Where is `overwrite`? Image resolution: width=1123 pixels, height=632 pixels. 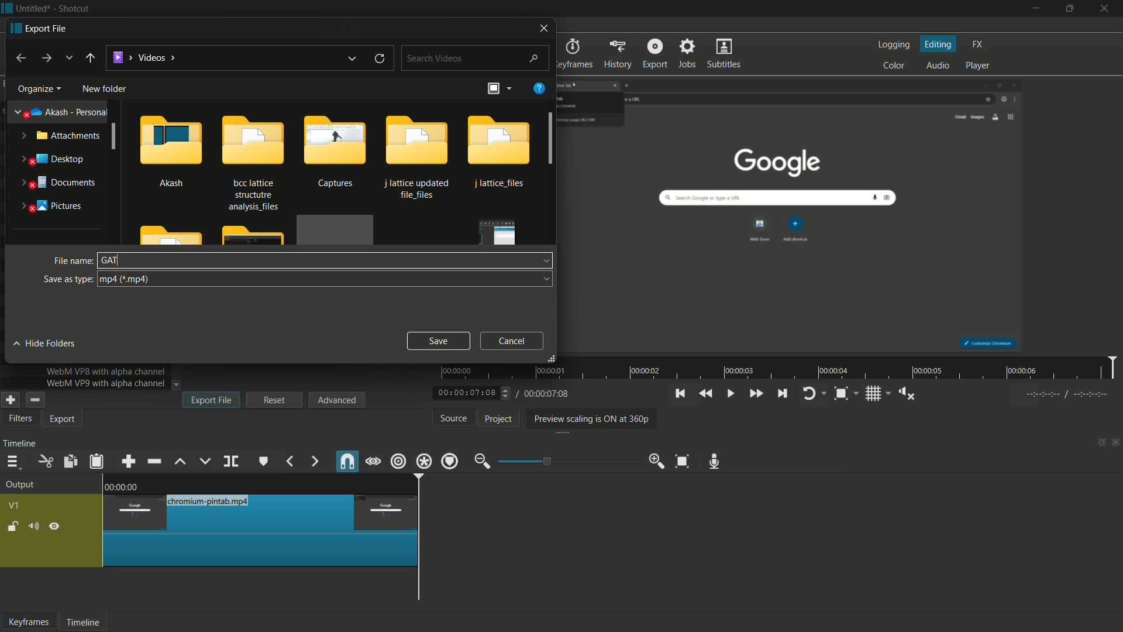
overwrite is located at coordinates (205, 461).